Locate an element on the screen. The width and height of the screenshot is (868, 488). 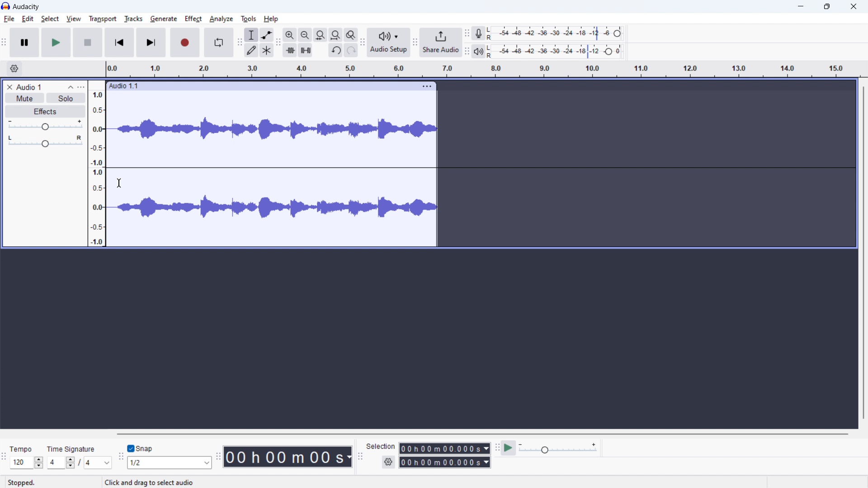
track control panel menu is located at coordinates (80, 87).